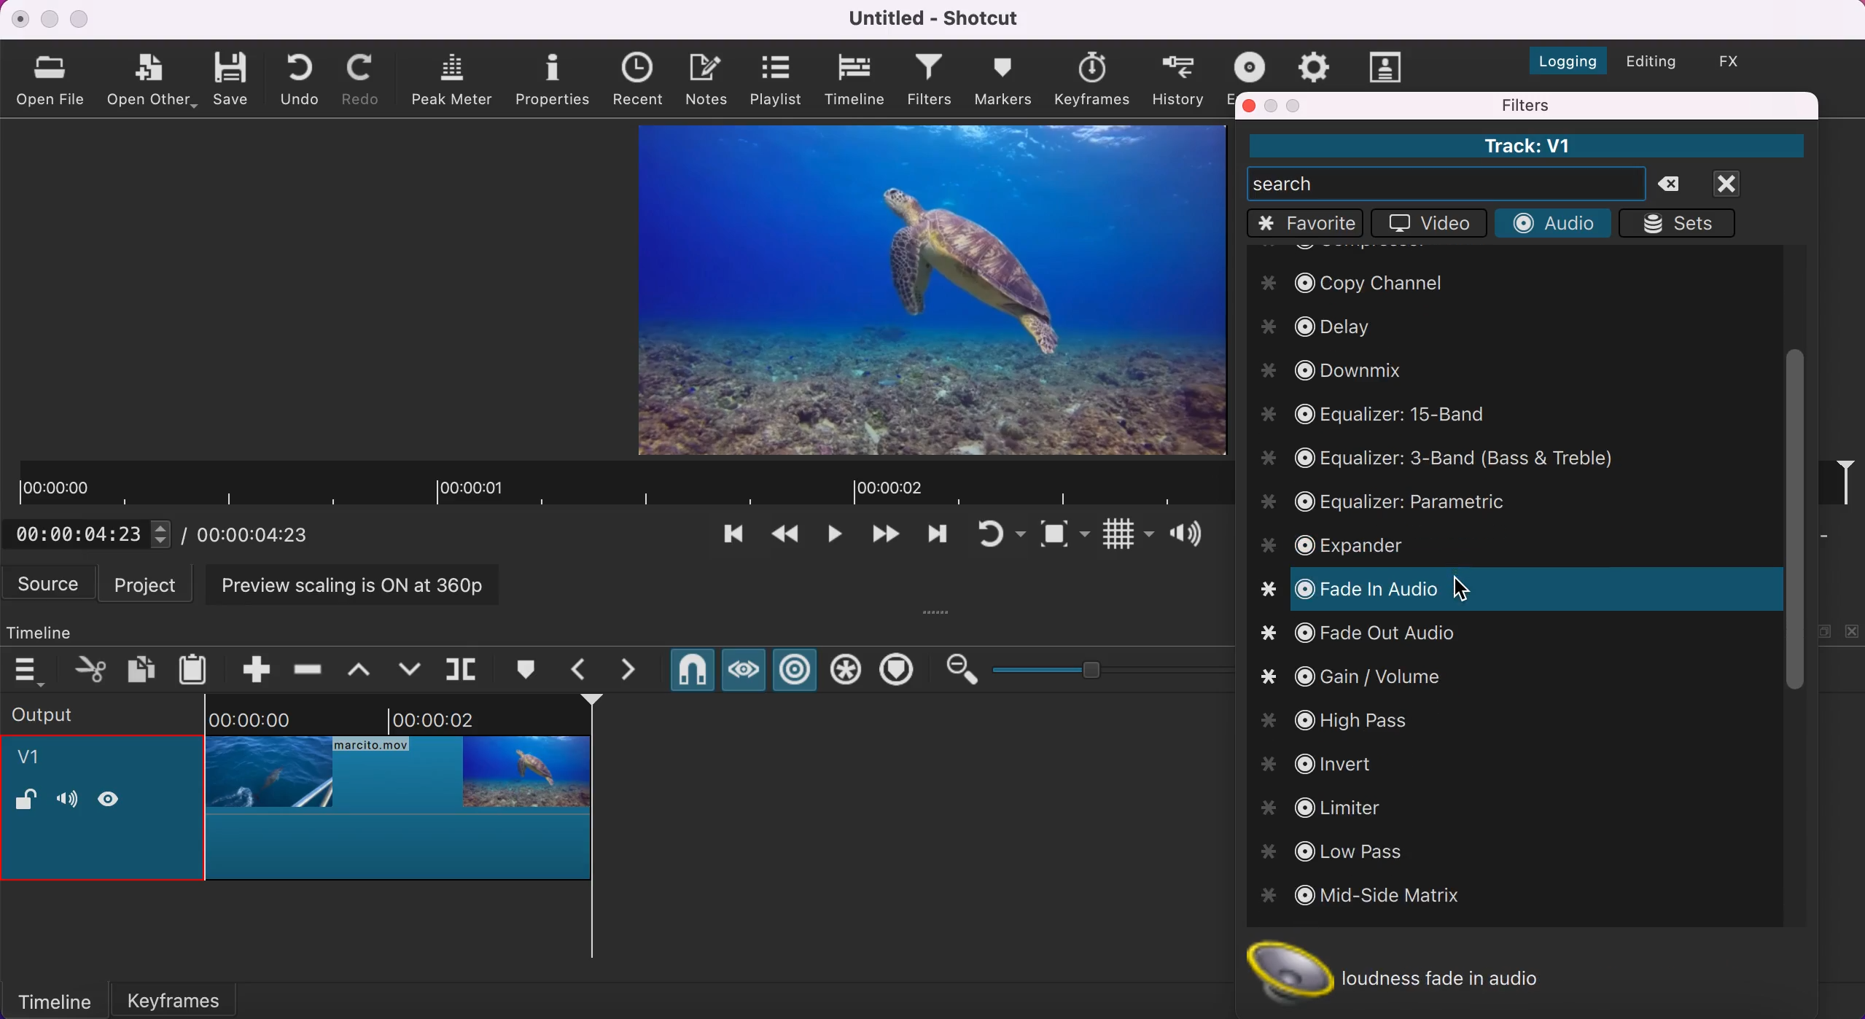  I want to click on copy, so click(144, 668).